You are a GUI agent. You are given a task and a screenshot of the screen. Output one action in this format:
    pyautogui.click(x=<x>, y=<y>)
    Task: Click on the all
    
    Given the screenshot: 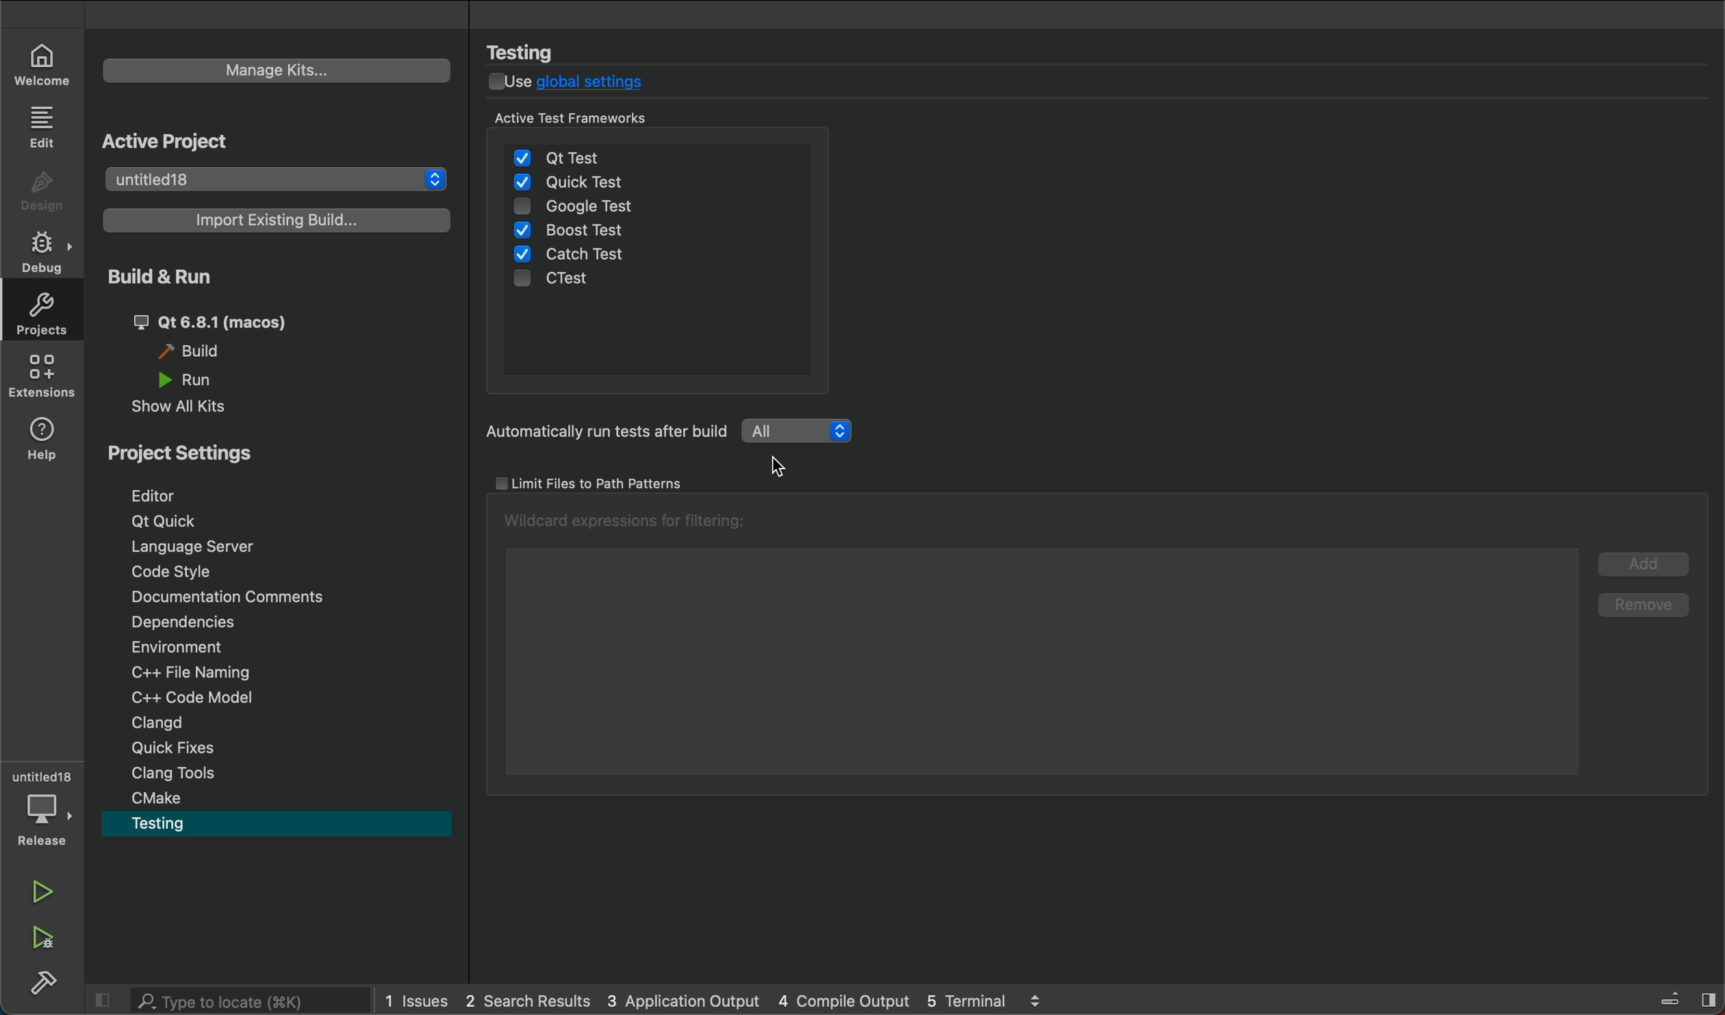 What is the action you would take?
    pyautogui.click(x=798, y=430)
    